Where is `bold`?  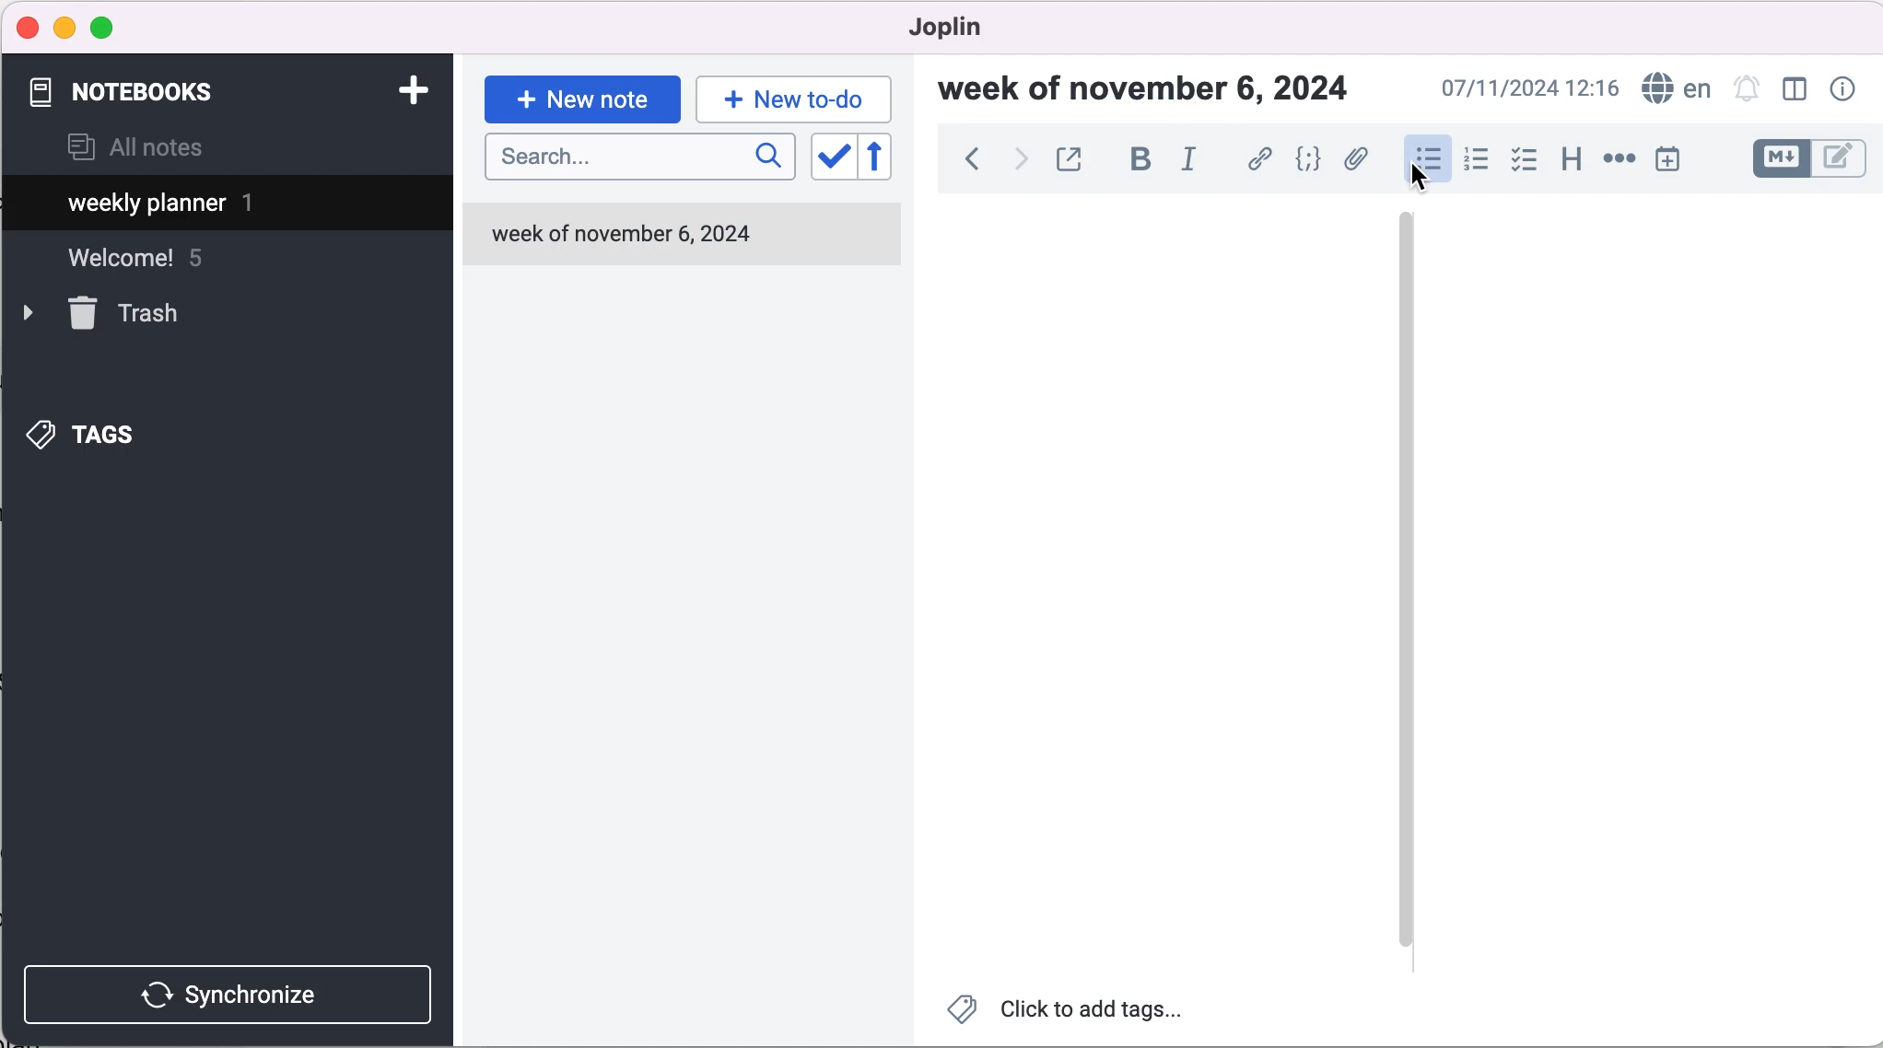
bold is located at coordinates (1140, 160).